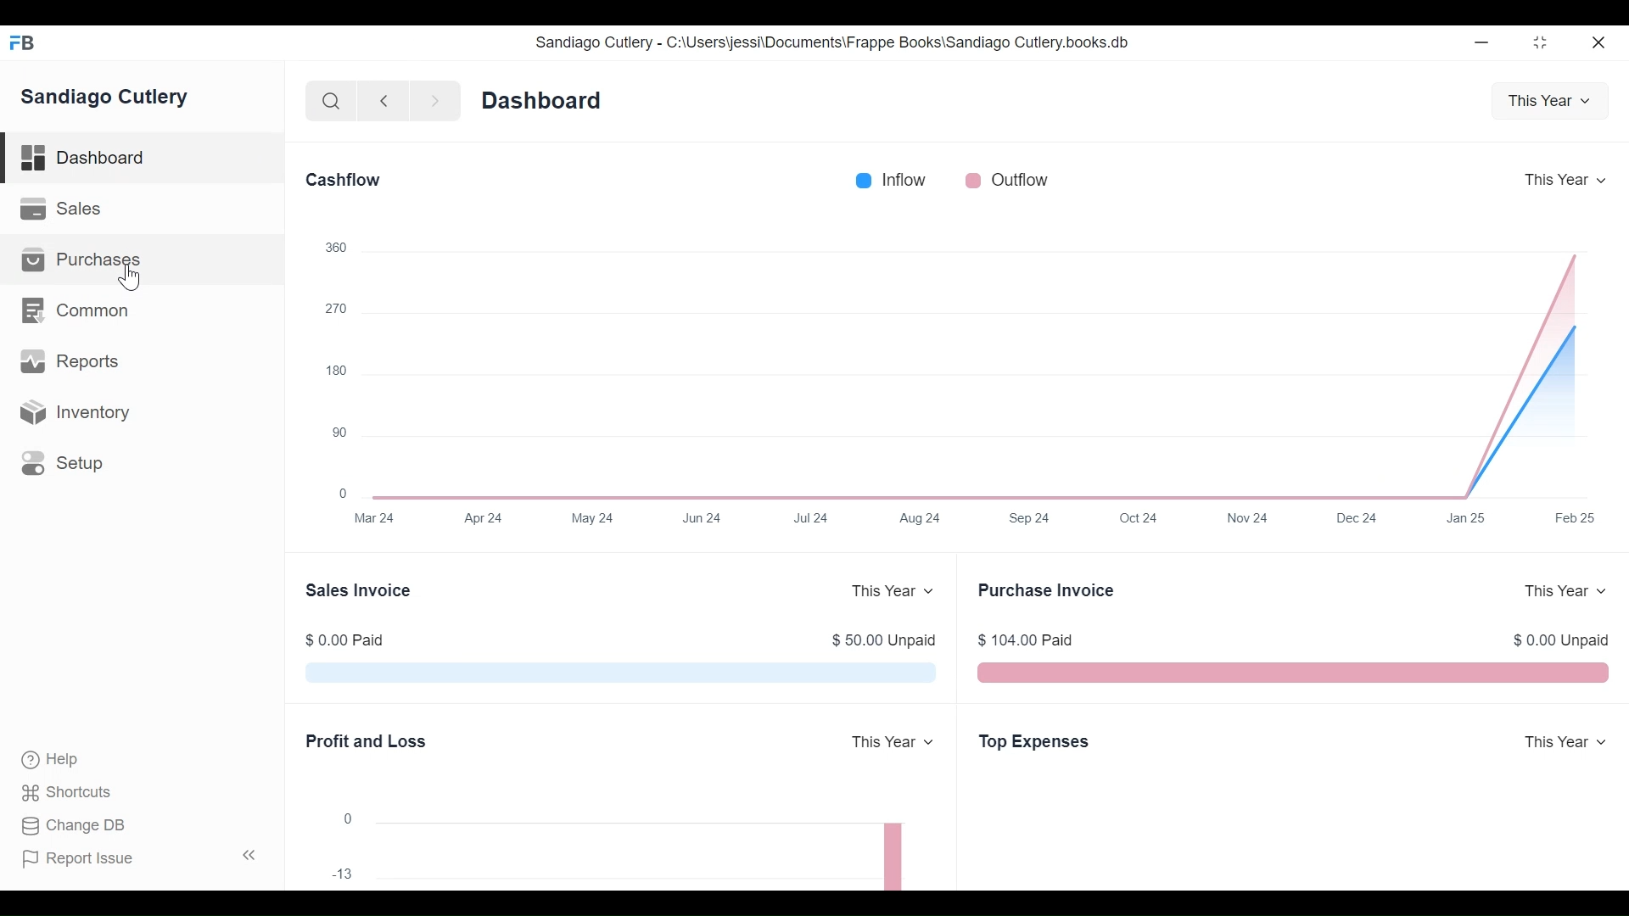 This screenshot has width=1629, height=916. I want to click on $ 104.00 Paid, so click(1027, 640).